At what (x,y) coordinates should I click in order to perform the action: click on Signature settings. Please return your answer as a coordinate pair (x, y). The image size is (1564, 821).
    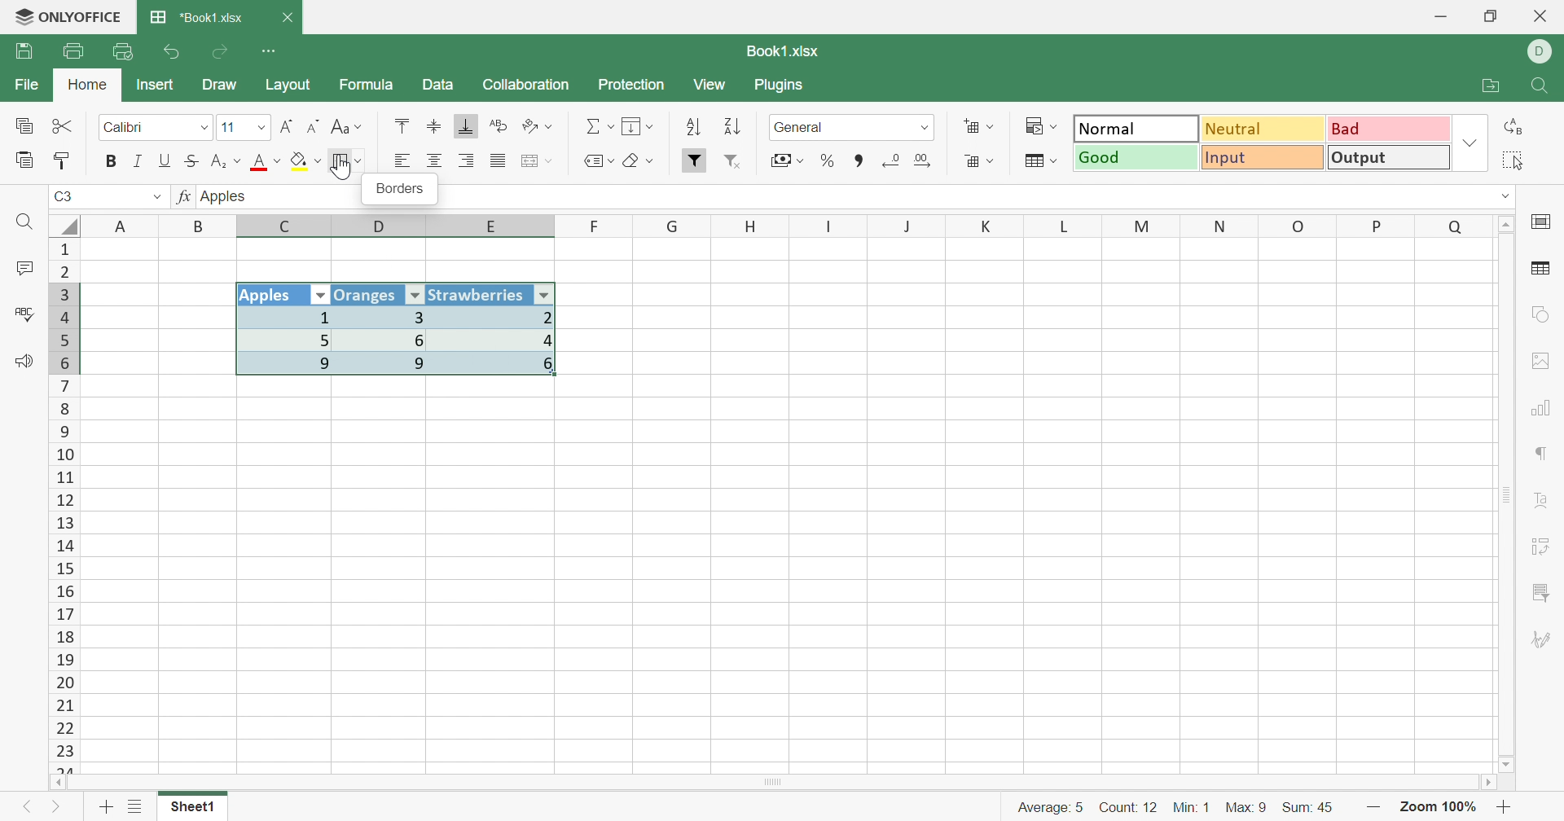
    Looking at the image, I should click on (1541, 640).